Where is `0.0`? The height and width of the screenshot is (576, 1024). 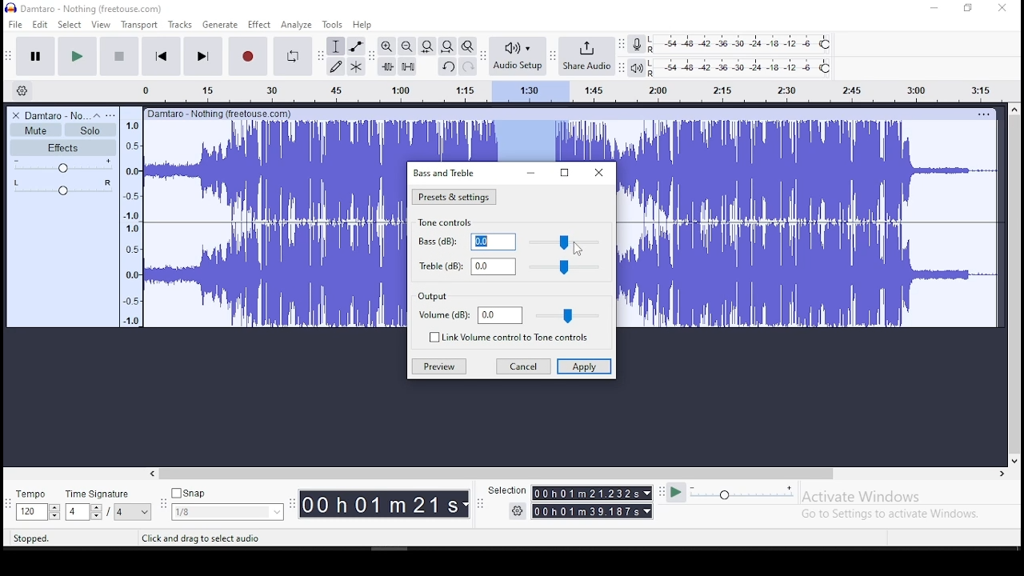 0.0 is located at coordinates (494, 266).